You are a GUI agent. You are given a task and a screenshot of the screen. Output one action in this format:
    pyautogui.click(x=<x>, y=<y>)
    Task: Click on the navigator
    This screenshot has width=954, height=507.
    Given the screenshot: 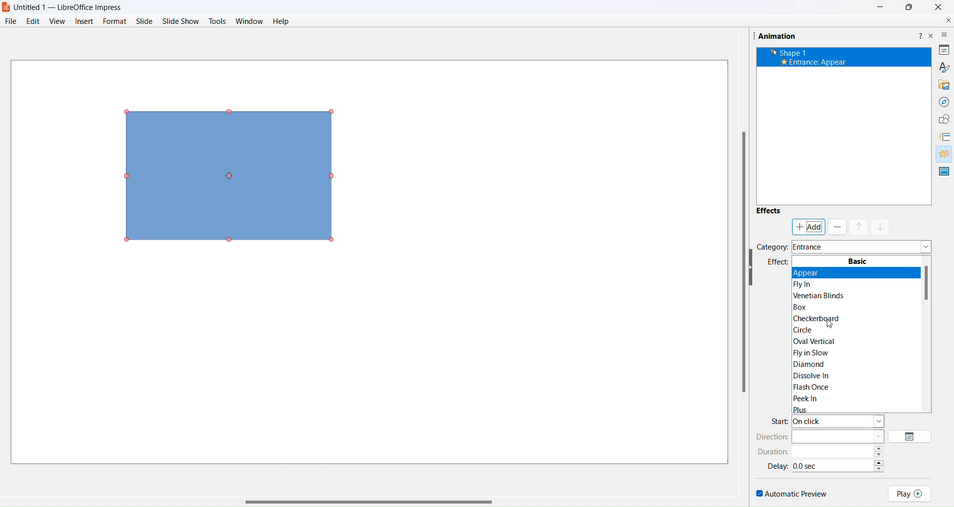 What is the action you would take?
    pyautogui.click(x=943, y=101)
    